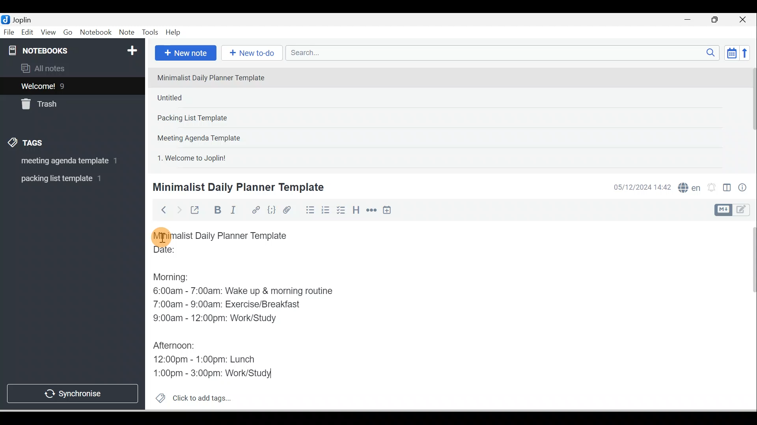  I want to click on Minimise, so click(690, 20).